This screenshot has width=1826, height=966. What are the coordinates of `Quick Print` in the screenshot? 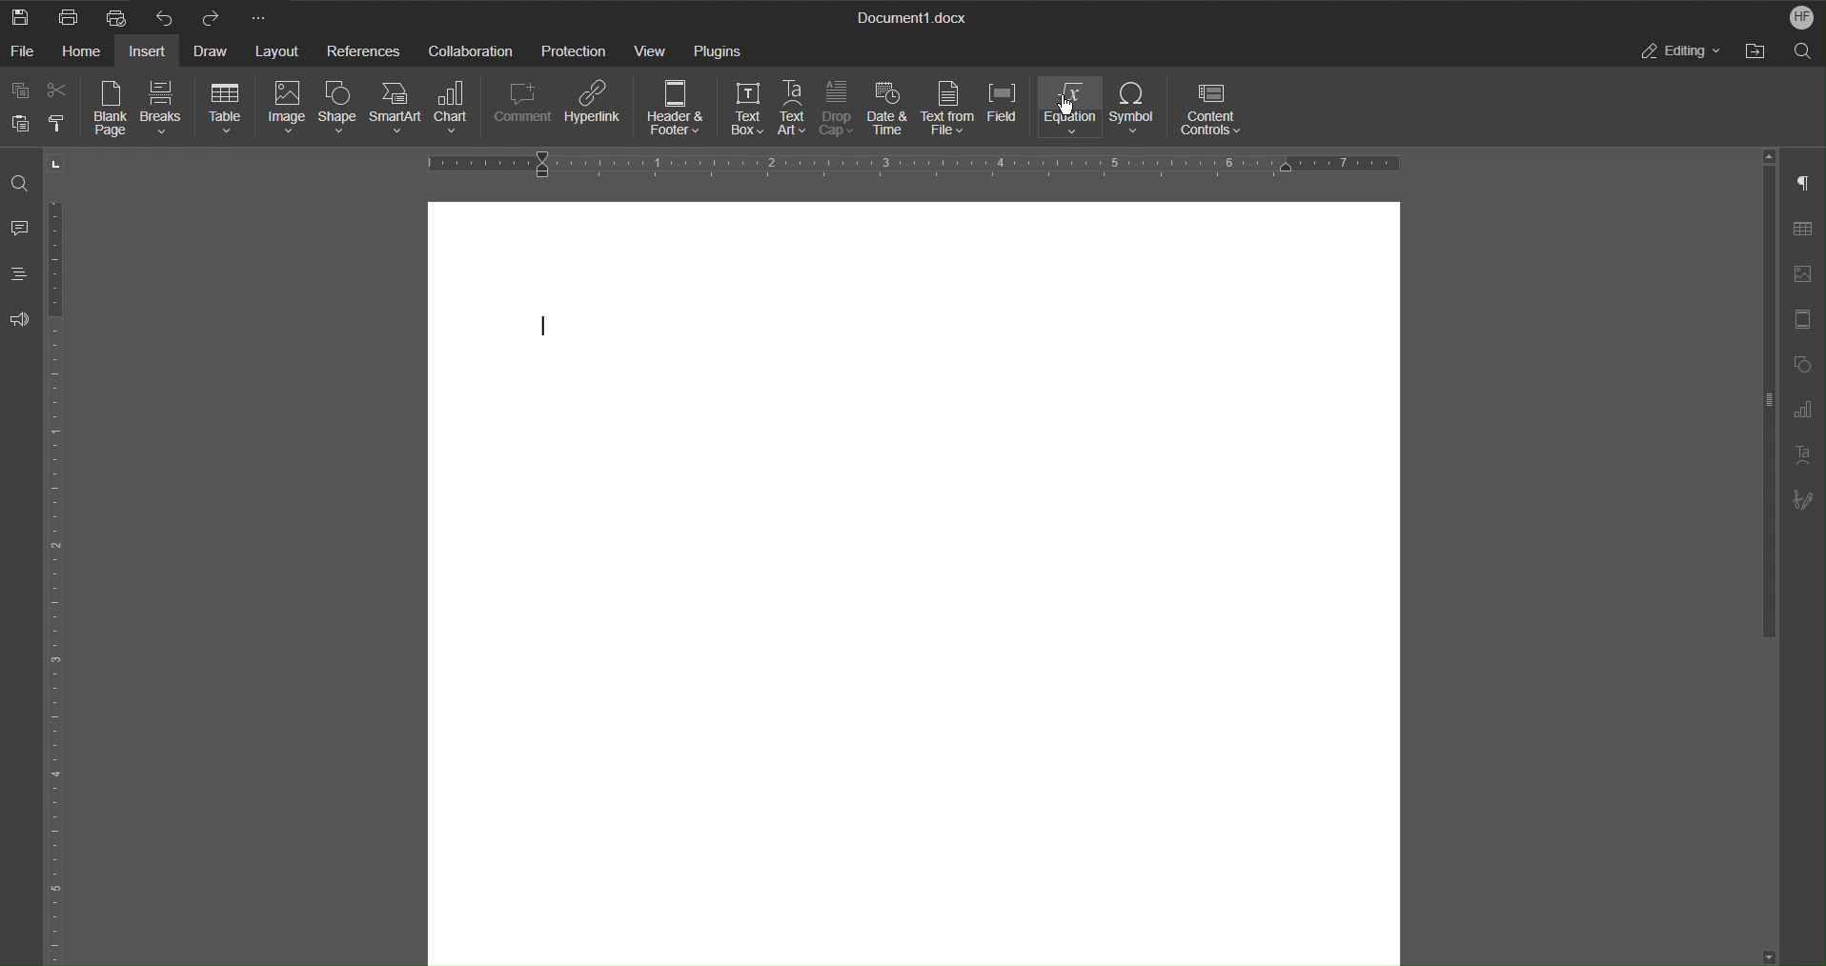 It's located at (117, 16).